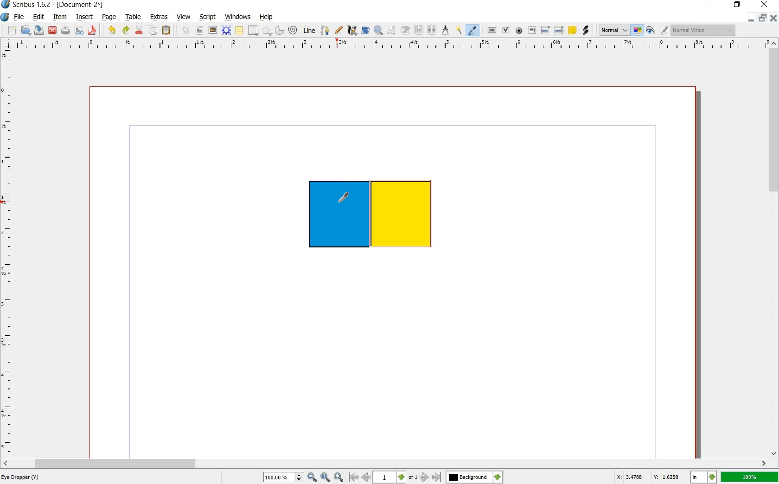  What do you see at coordinates (532, 32) in the screenshot?
I see `pdf text field` at bounding box center [532, 32].